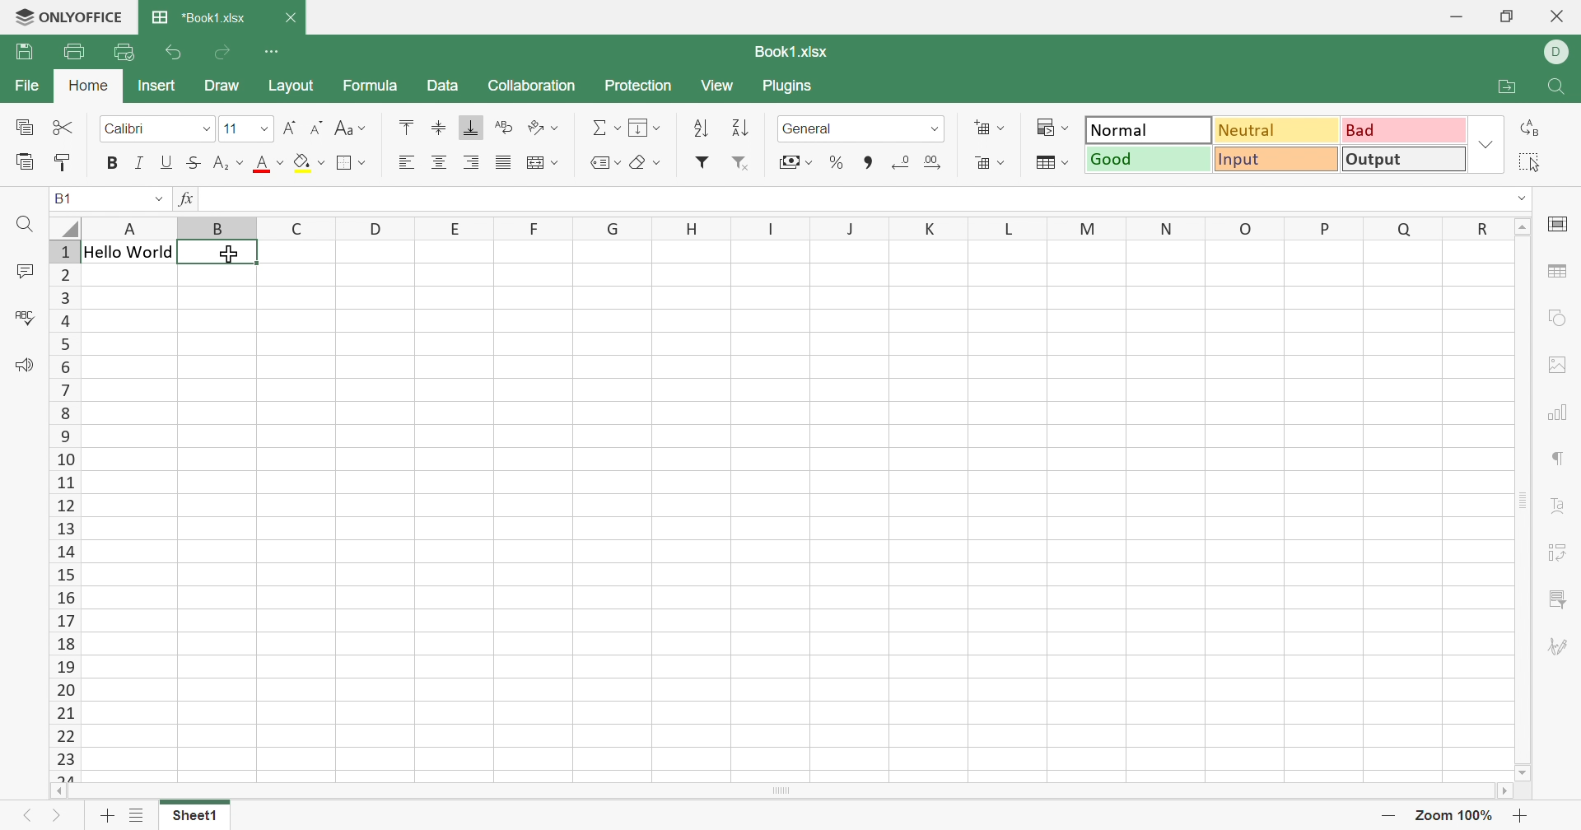 This screenshot has height=830, width=1581. Describe the element at coordinates (502, 164) in the screenshot. I see `Justified` at that location.